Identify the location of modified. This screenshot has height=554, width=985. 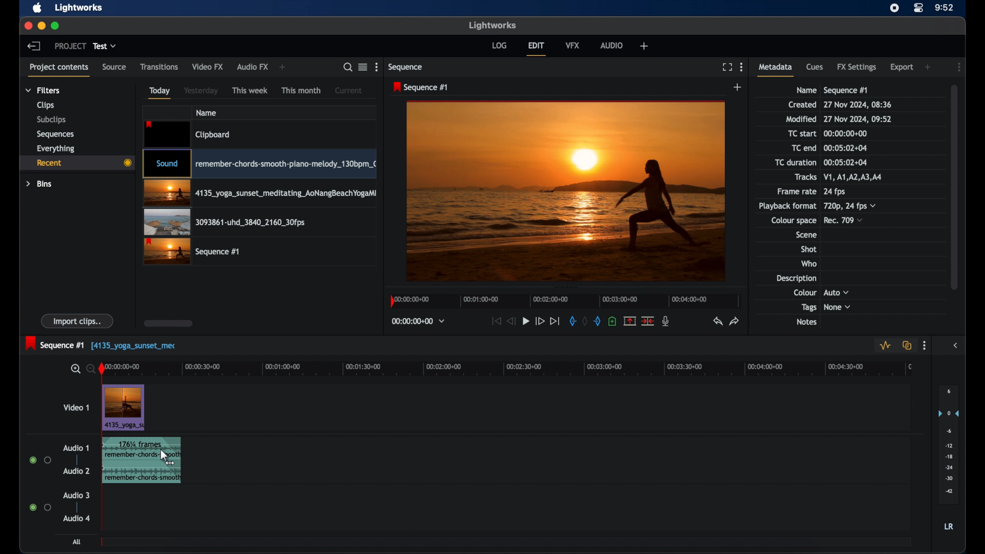
(801, 119).